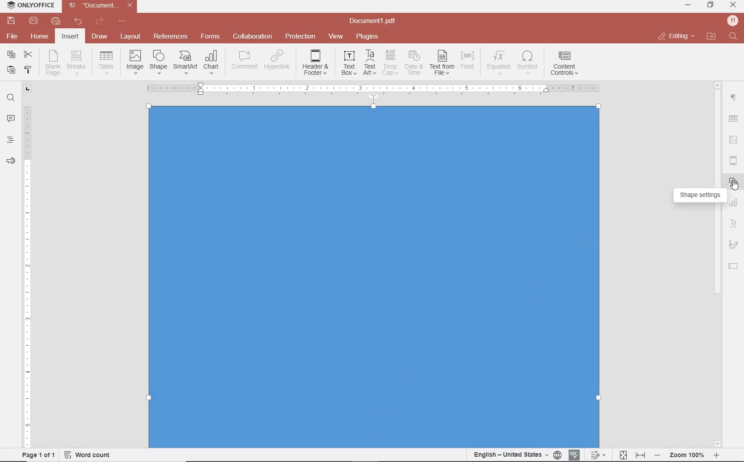  Describe the element at coordinates (252, 37) in the screenshot. I see `collaboration` at that location.